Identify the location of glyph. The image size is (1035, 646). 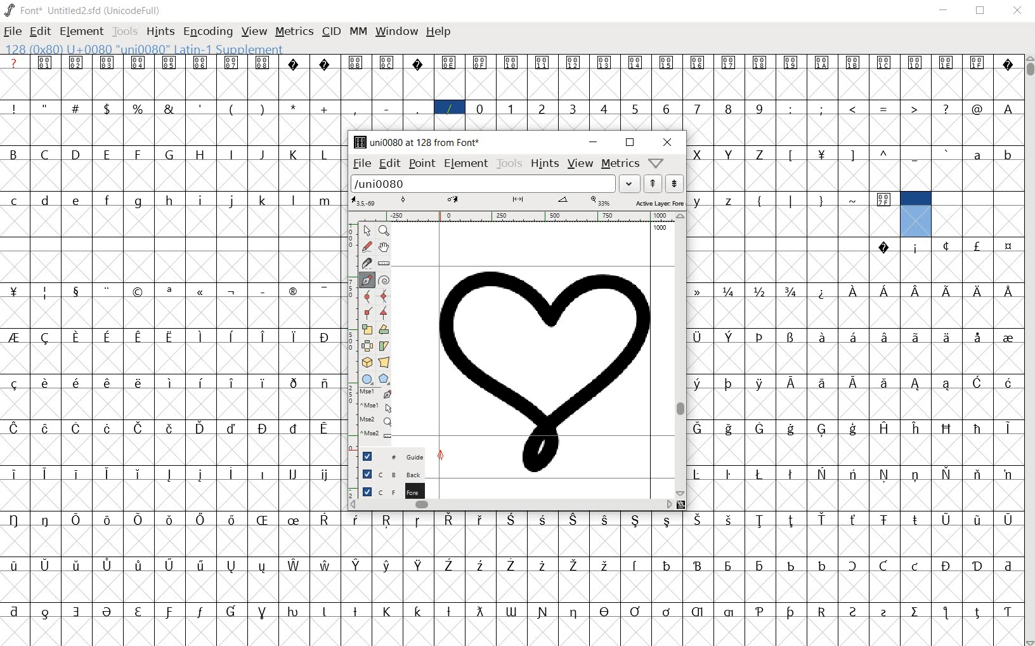
(760, 521).